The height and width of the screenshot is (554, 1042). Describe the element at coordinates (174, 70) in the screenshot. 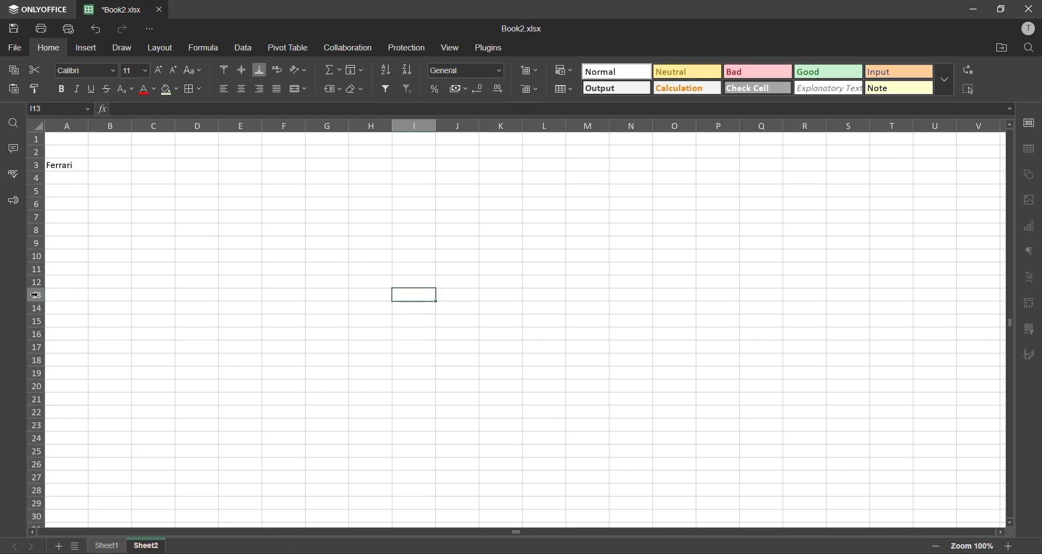

I see `decrement size` at that location.